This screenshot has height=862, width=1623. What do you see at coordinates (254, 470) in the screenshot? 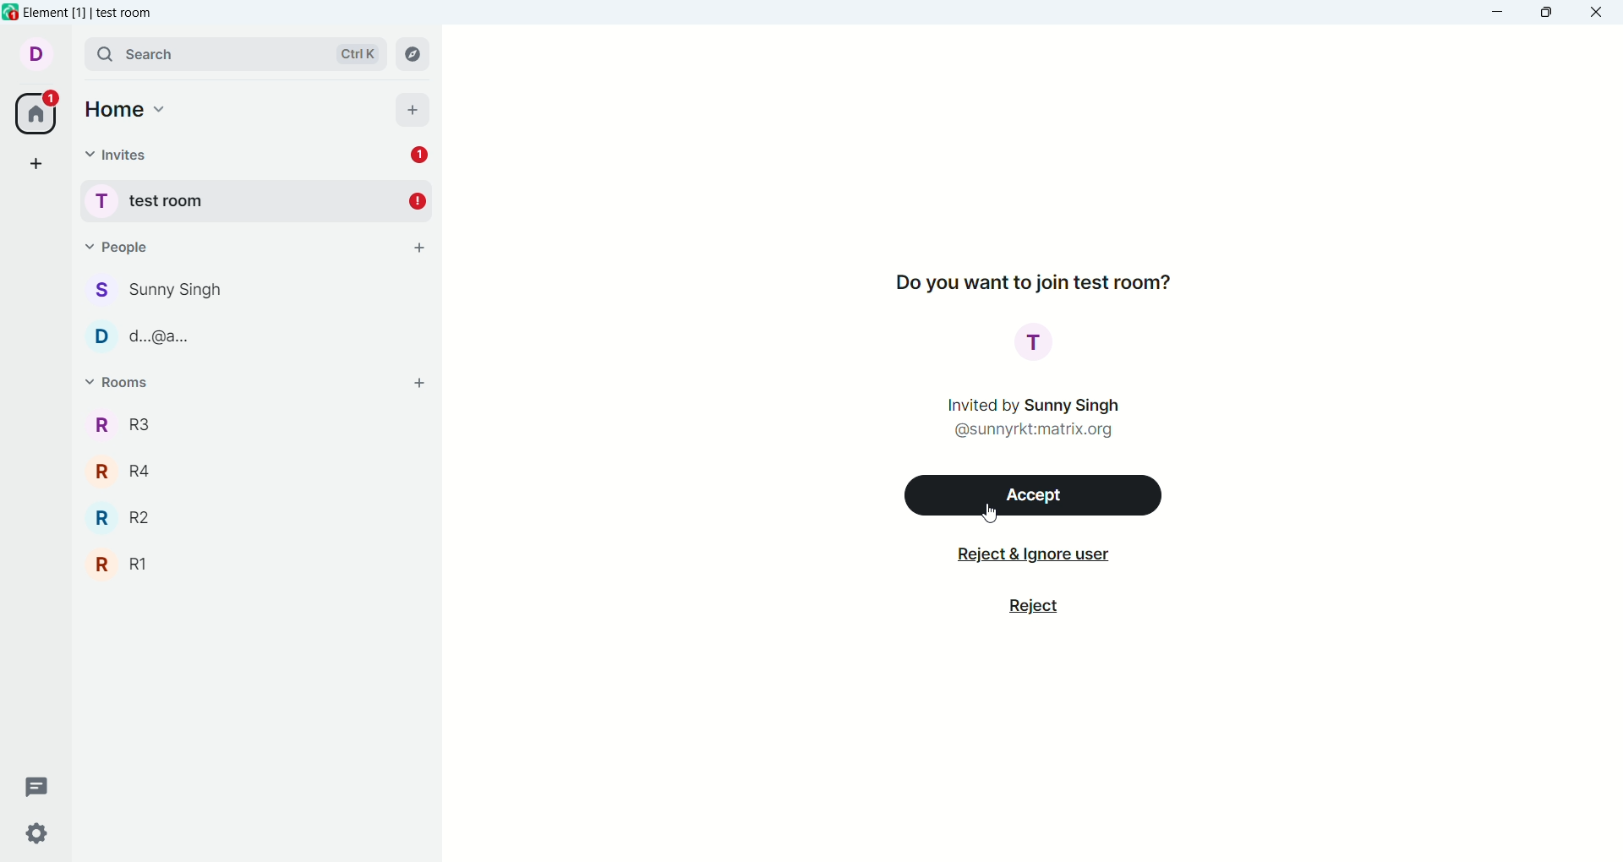
I see `R4` at bounding box center [254, 470].